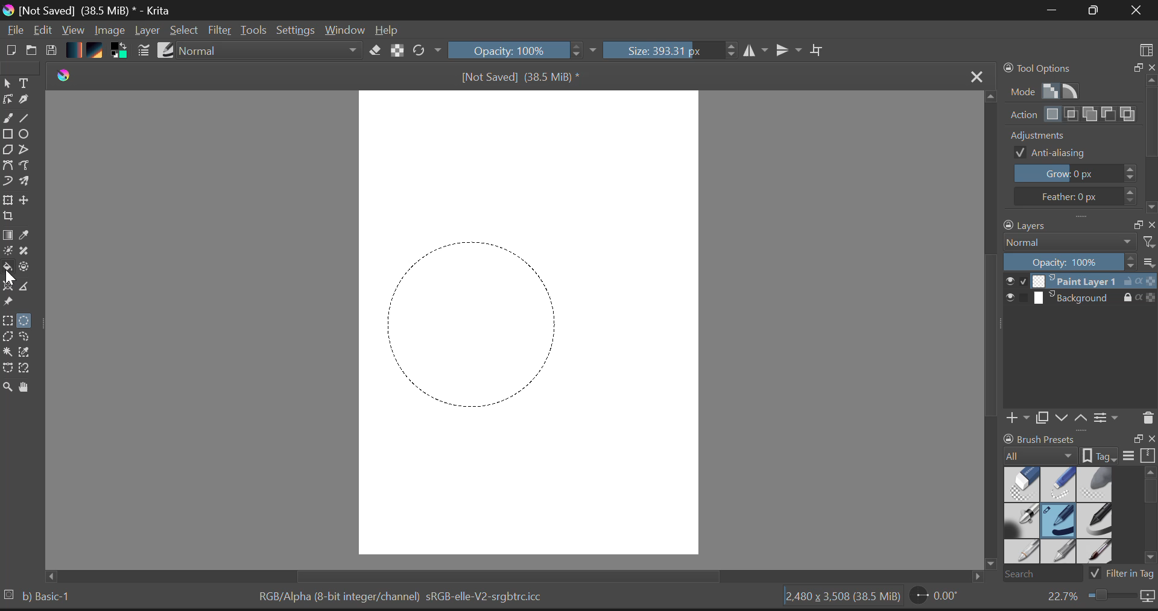  What do you see at coordinates (1050, 11) in the screenshot?
I see `Restore Down` at bounding box center [1050, 11].